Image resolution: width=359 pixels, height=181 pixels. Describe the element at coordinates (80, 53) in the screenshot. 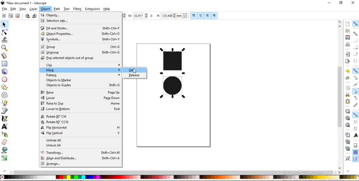

I see `ungroup` at that location.